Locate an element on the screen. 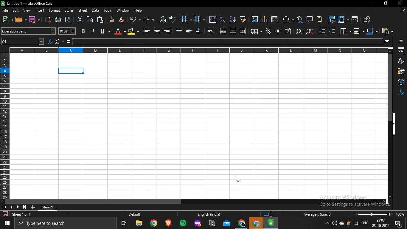  insert hyperlink is located at coordinates (299, 19).